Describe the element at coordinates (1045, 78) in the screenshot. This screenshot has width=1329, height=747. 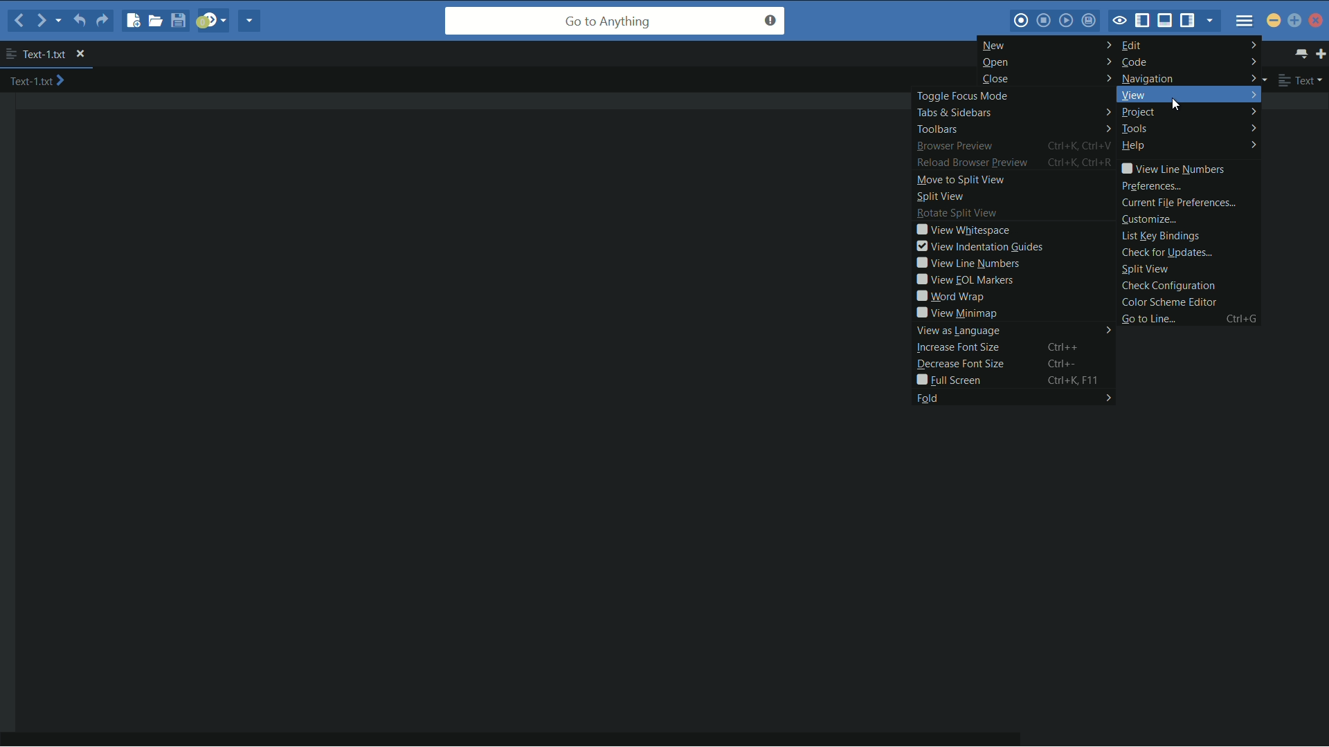
I see `close` at that location.